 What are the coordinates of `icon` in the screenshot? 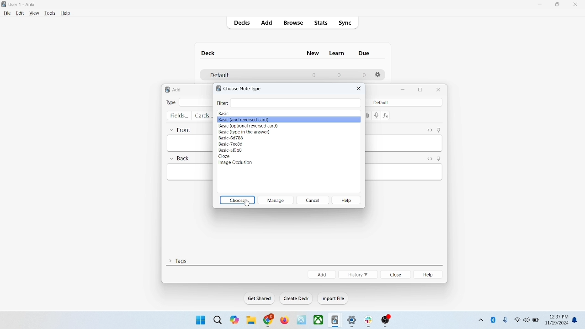 It's located at (386, 321).